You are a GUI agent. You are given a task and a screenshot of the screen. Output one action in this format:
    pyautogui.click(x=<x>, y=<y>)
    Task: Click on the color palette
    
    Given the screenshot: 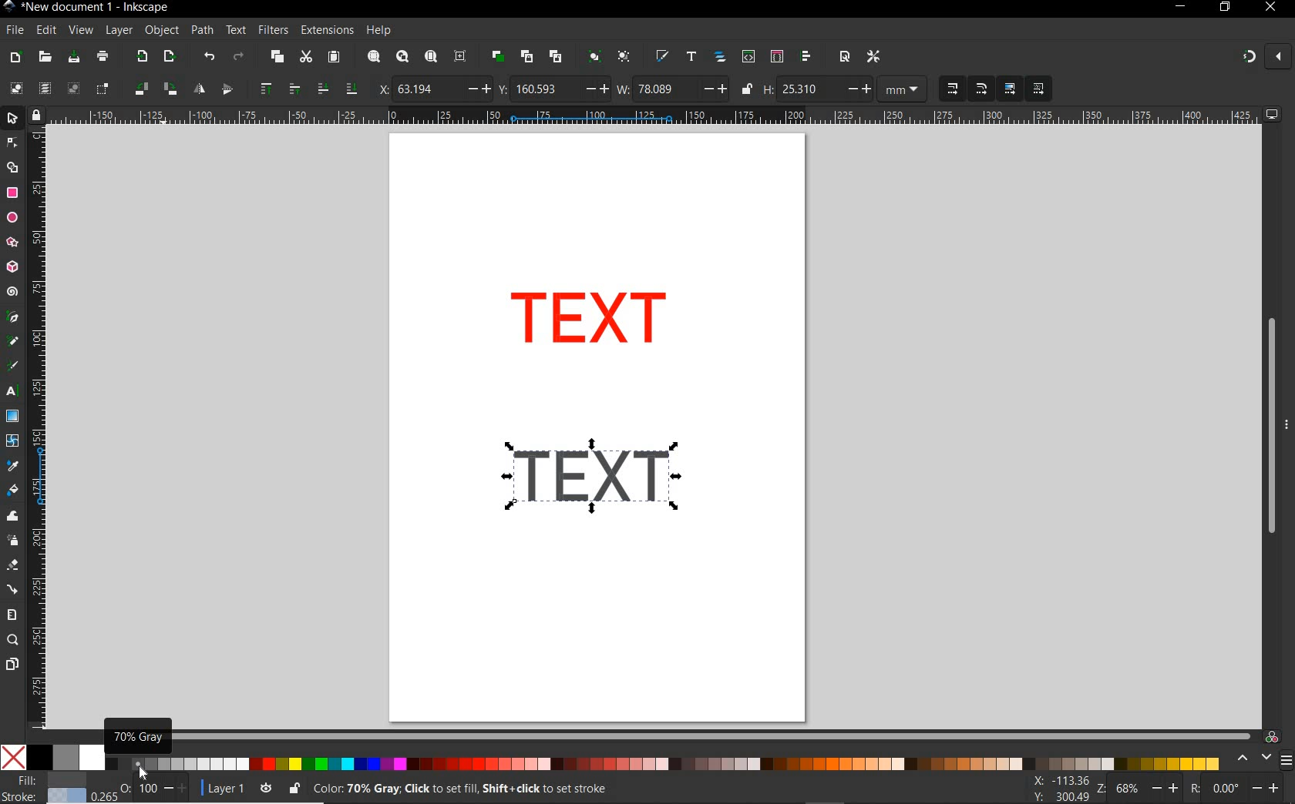 What is the action you would take?
    pyautogui.click(x=611, y=759)
    